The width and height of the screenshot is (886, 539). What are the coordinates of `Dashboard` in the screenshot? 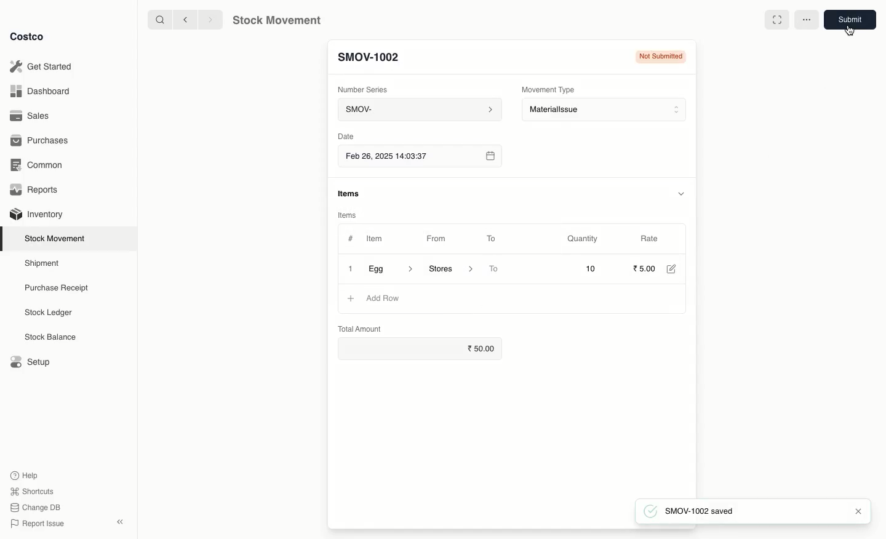 It's located at (41, 92).